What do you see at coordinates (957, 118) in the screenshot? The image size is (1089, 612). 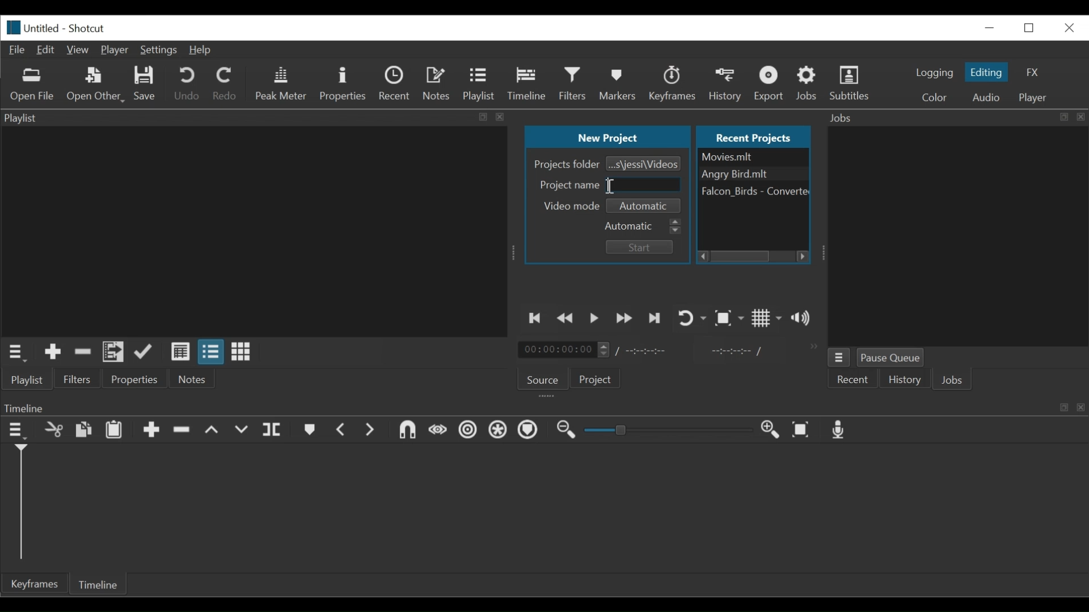 I see `Jobs Panel` at bounding box center [957, 118].